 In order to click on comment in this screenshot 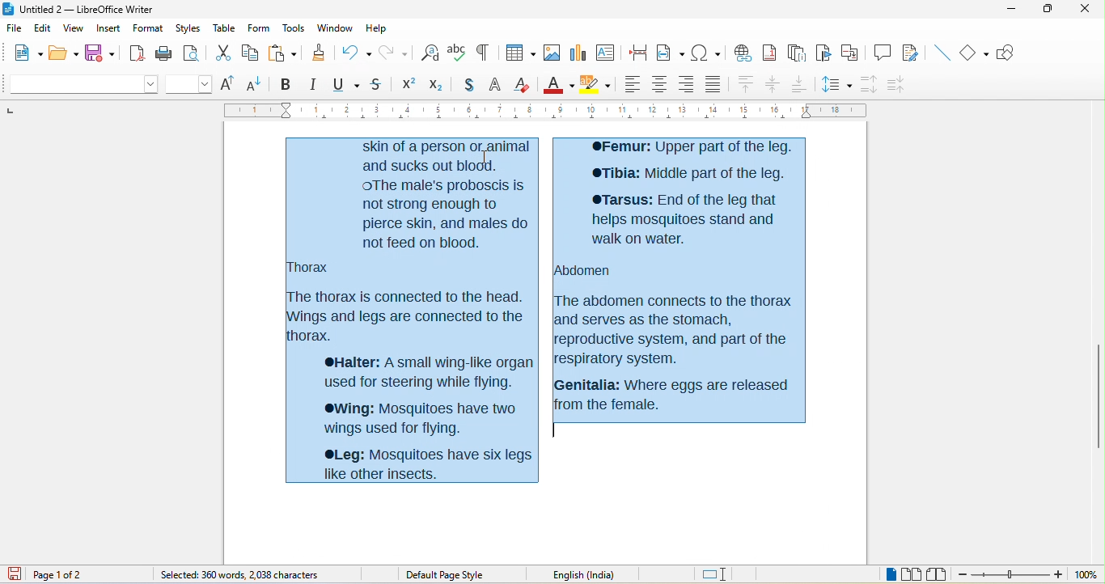, I will do `click(882, 52)`.